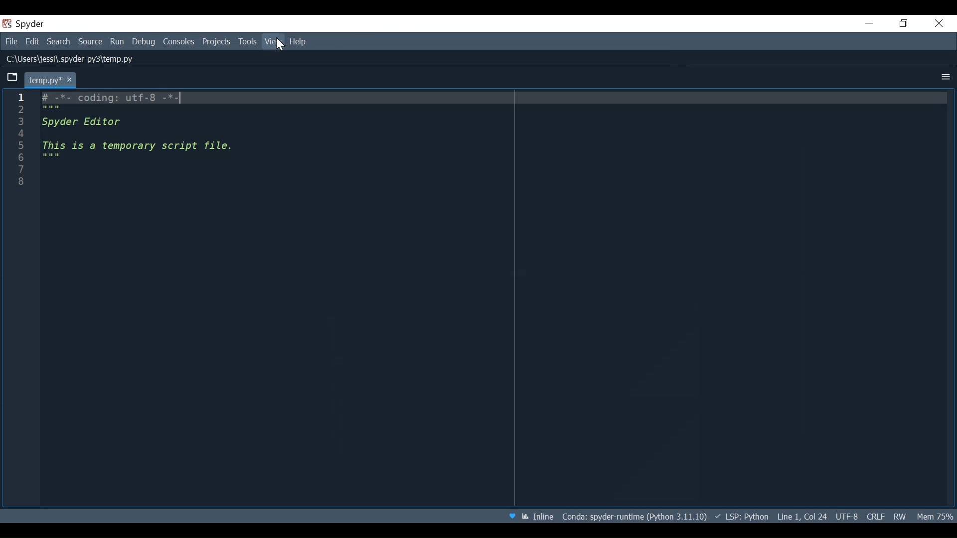 This screenshot has height=538, width=957. I want to click on File EQL Status, so click(872, 516).